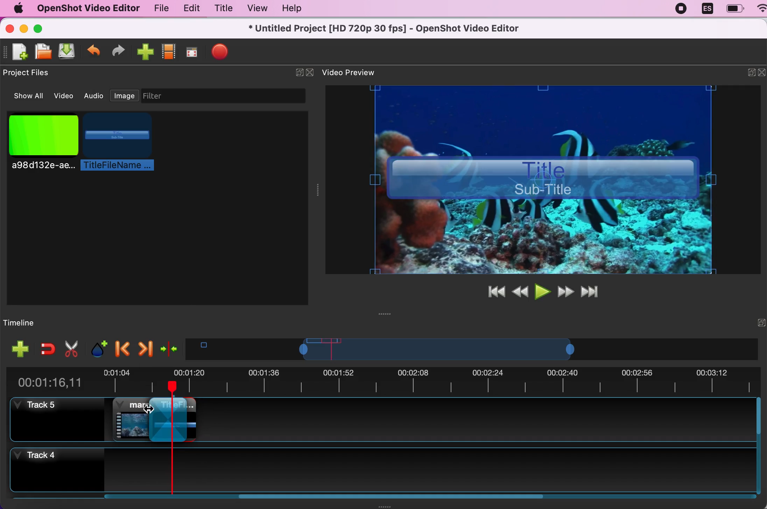 The width and height of the screenshot is (767, 509). What do you see at coordinates (169, 347) in the screenshot?
I see `center the timeline` at bounding box center [169, 347].